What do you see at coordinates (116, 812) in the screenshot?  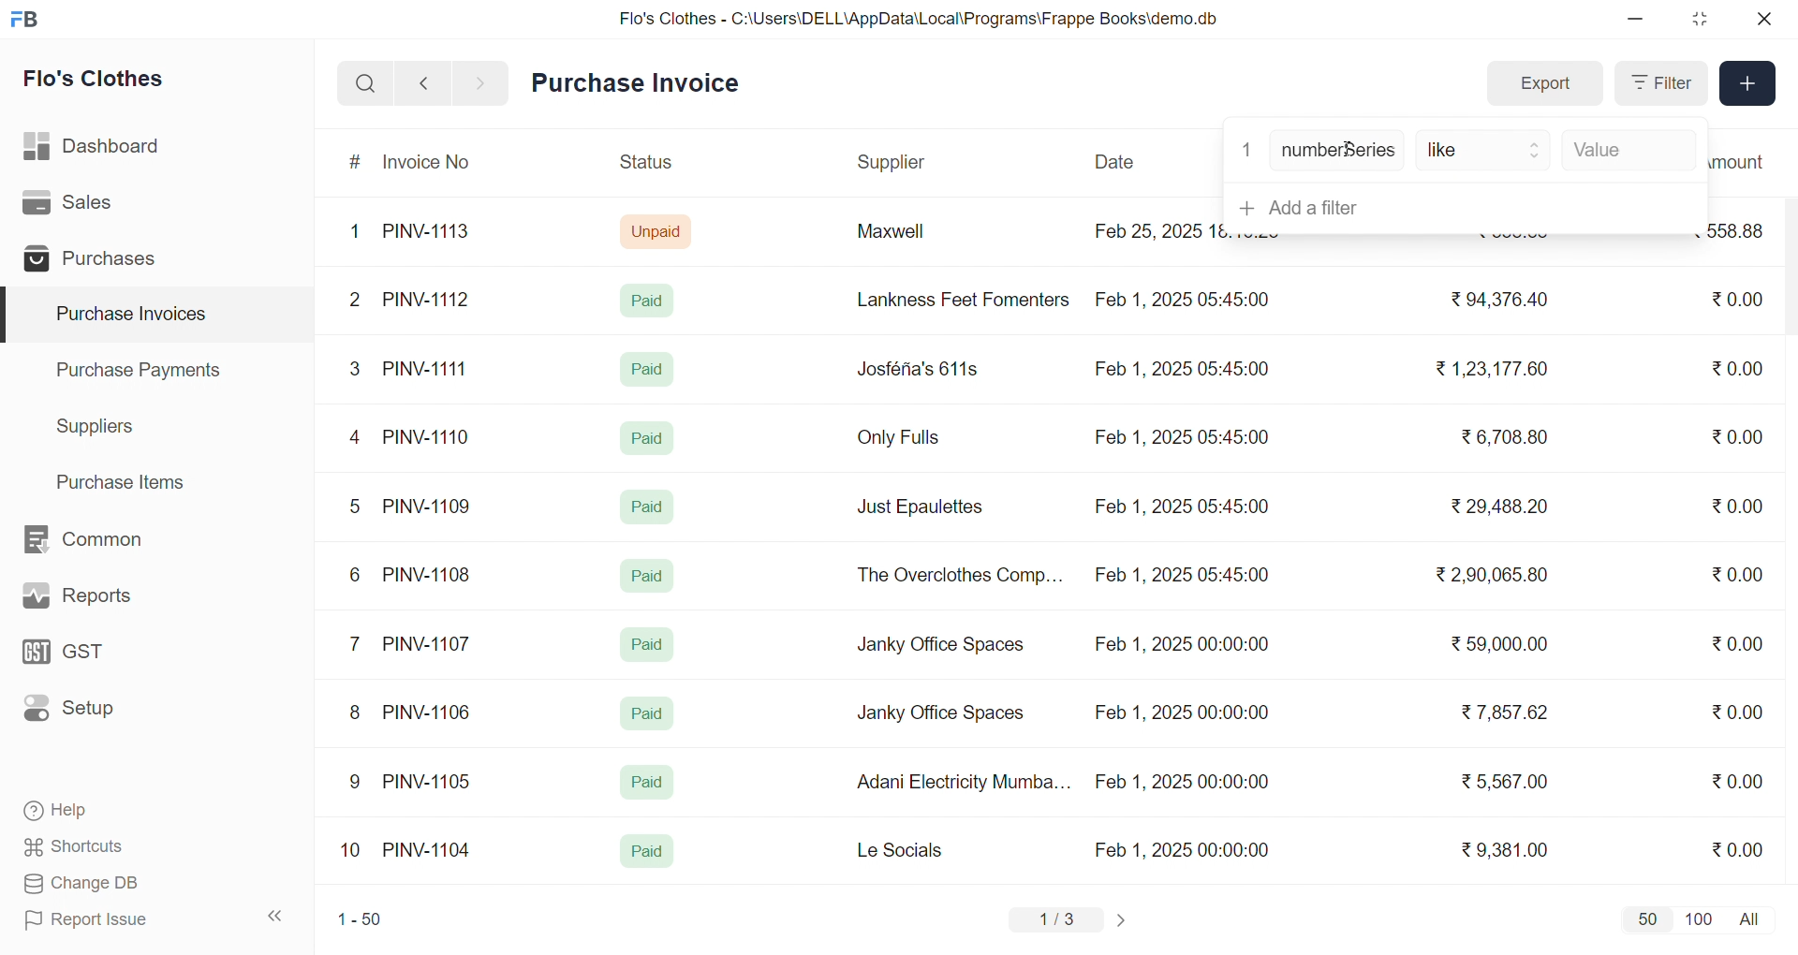 I see `Help` at bounding box center [116, 812].